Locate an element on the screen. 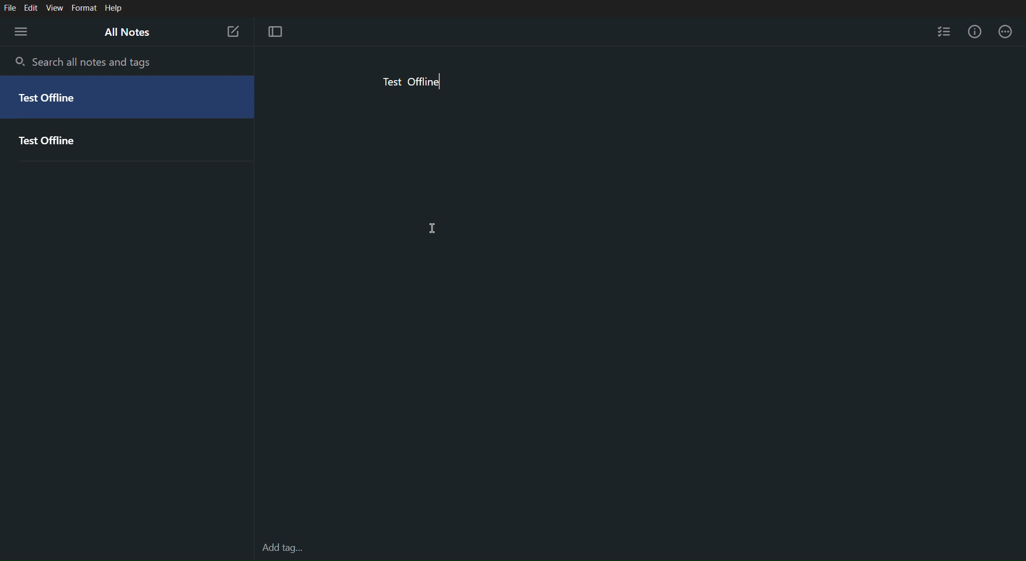 This screenshot has width=1026, height=561. Test Offline is located at coordinates (129, 138).